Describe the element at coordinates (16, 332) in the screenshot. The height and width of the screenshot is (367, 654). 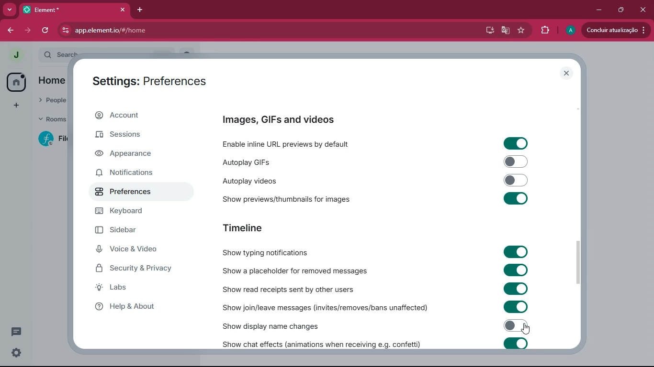
I see `threads` at that location.